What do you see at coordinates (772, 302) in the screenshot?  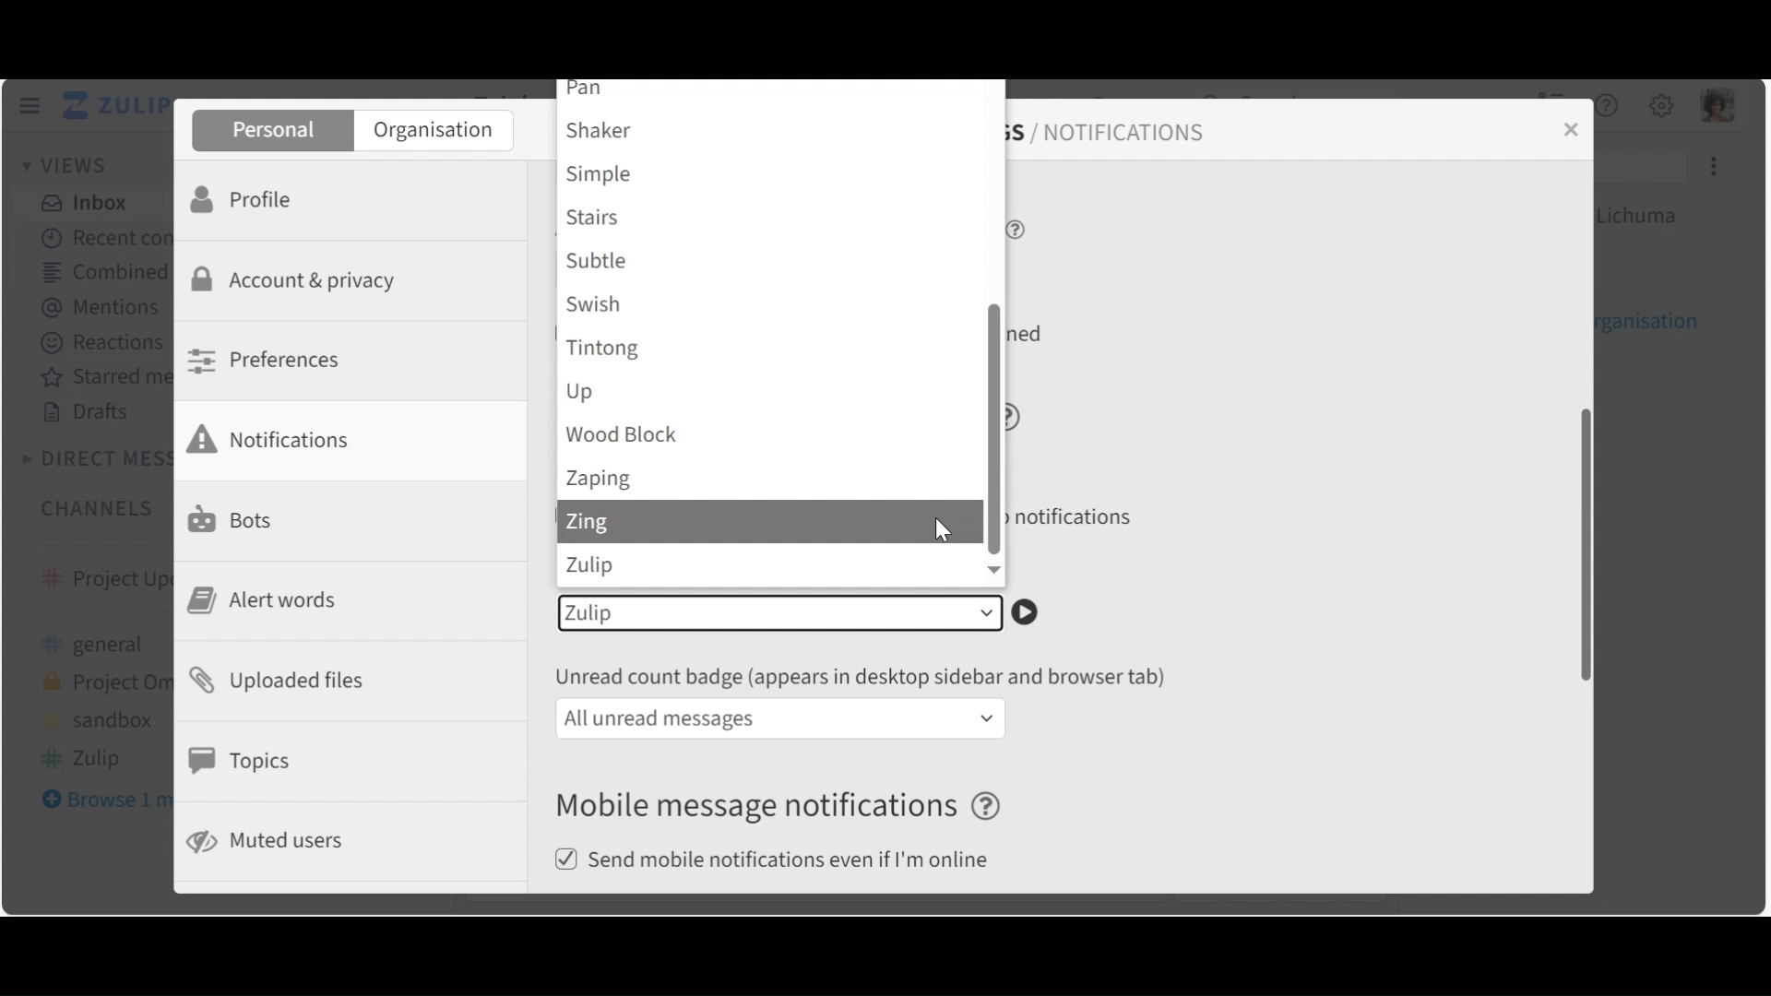 I see `Swish` at bounding box center [772, 302].